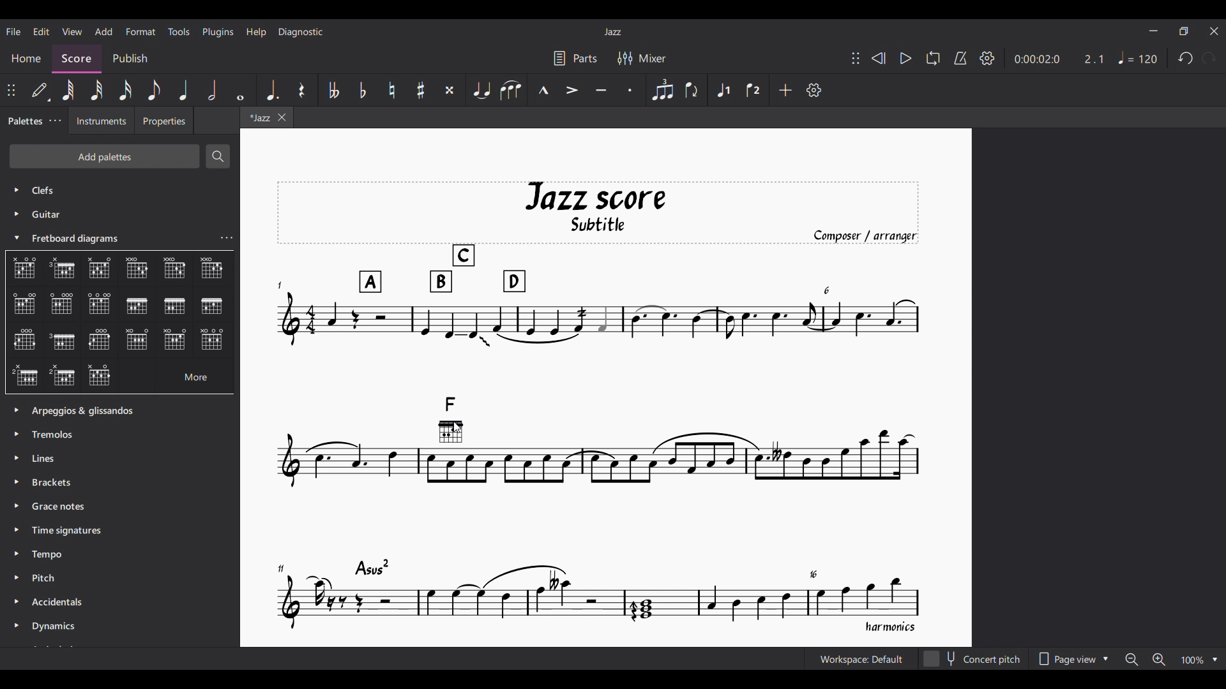  I want to click on Quarter note, so click(185, 90).